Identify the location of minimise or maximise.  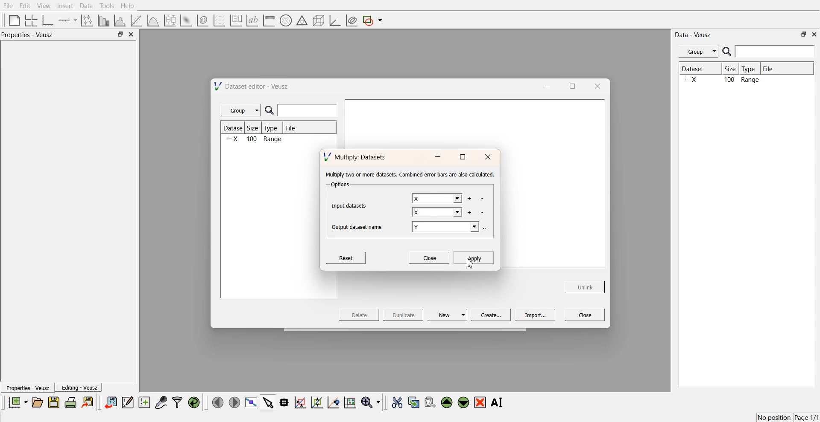
(804, 34).